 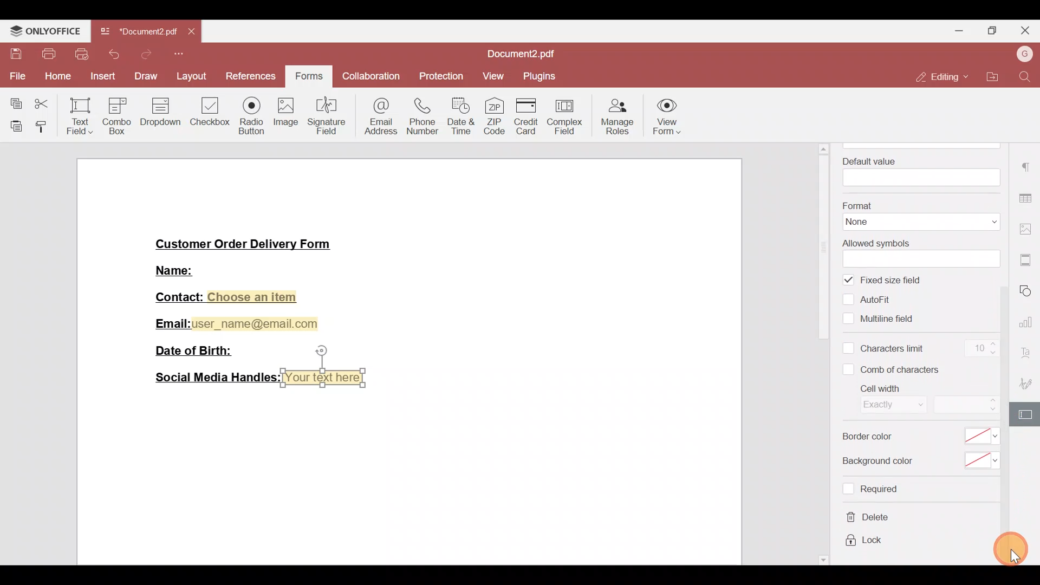 I want to click on Save, so click(x=12, y=54).